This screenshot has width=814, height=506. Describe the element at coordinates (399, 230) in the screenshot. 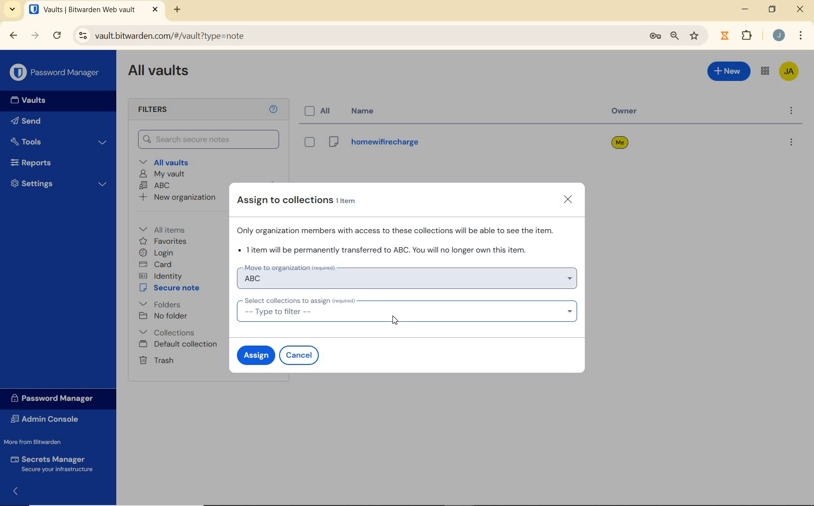

I see `Organization members will access these collections` at that location.